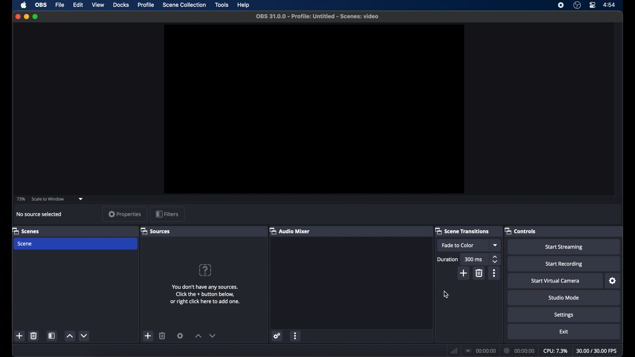 This screenshot has height=357, width=635. What do you see at coordinates (25, 231) in the screenshot?
I see `scenes` at bounding box center [25, 231].